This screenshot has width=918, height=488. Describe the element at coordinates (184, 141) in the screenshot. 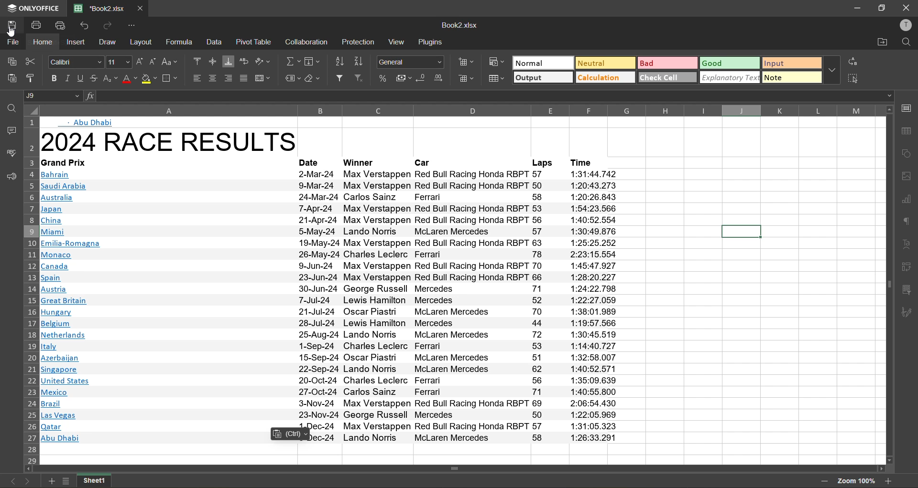

I see `heading` at that location.